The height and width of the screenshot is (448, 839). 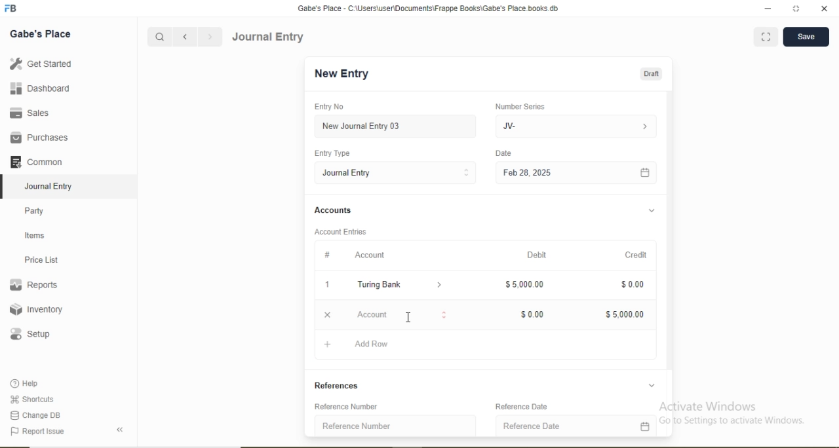 What do you see at coordinates (636, 255) in the screenshot?
I see `Credit` at bounding box center [636, 255].